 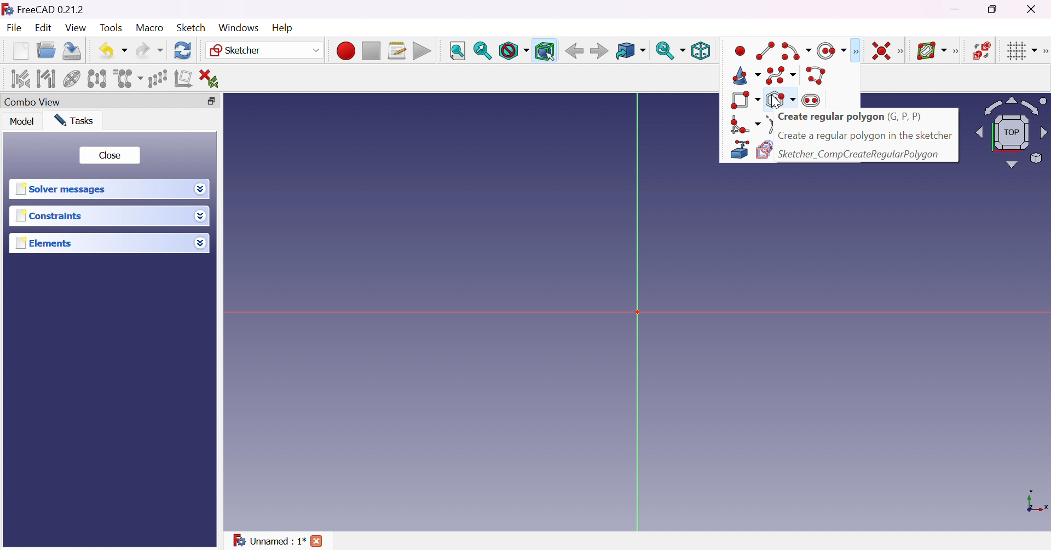 I want to click on Fit all, so click(x=458, y=51).